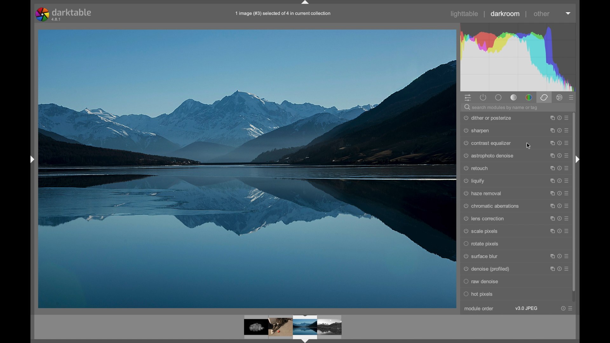  What do you see at coordinates (574, 202) in the screenshot?
I see `scroll box` at bounding box center [574, 202].